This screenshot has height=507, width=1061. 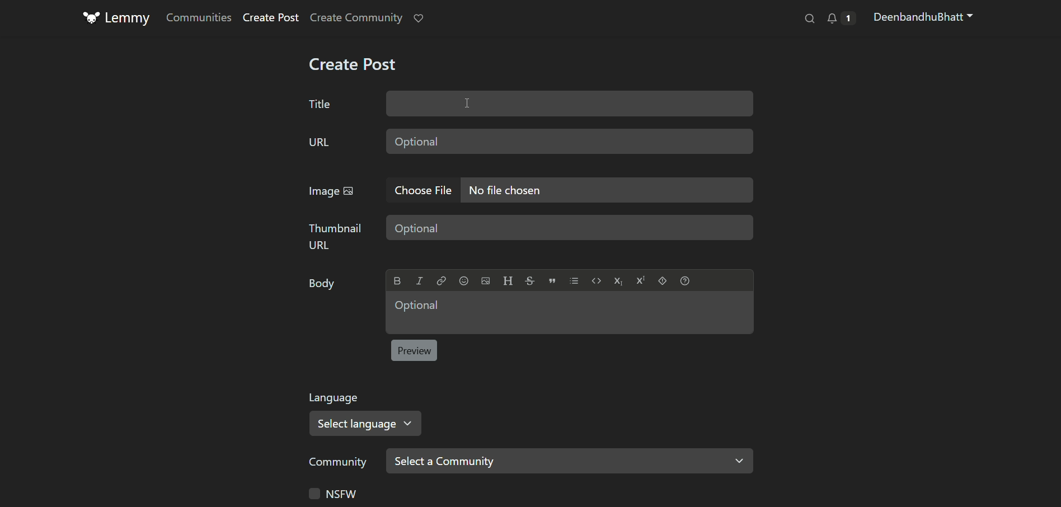 What do you see at coordinates (334, 191) in the screenshot?
I see `image` at bounding box center [334, 191].